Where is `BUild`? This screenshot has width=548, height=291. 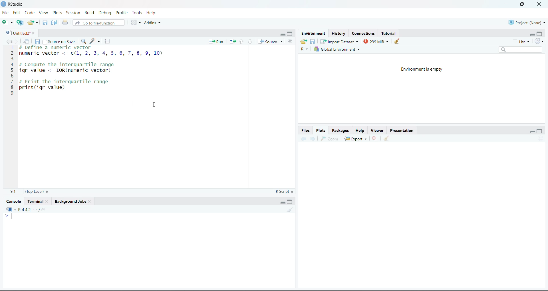
BUild is located at coordinates (90, 12).